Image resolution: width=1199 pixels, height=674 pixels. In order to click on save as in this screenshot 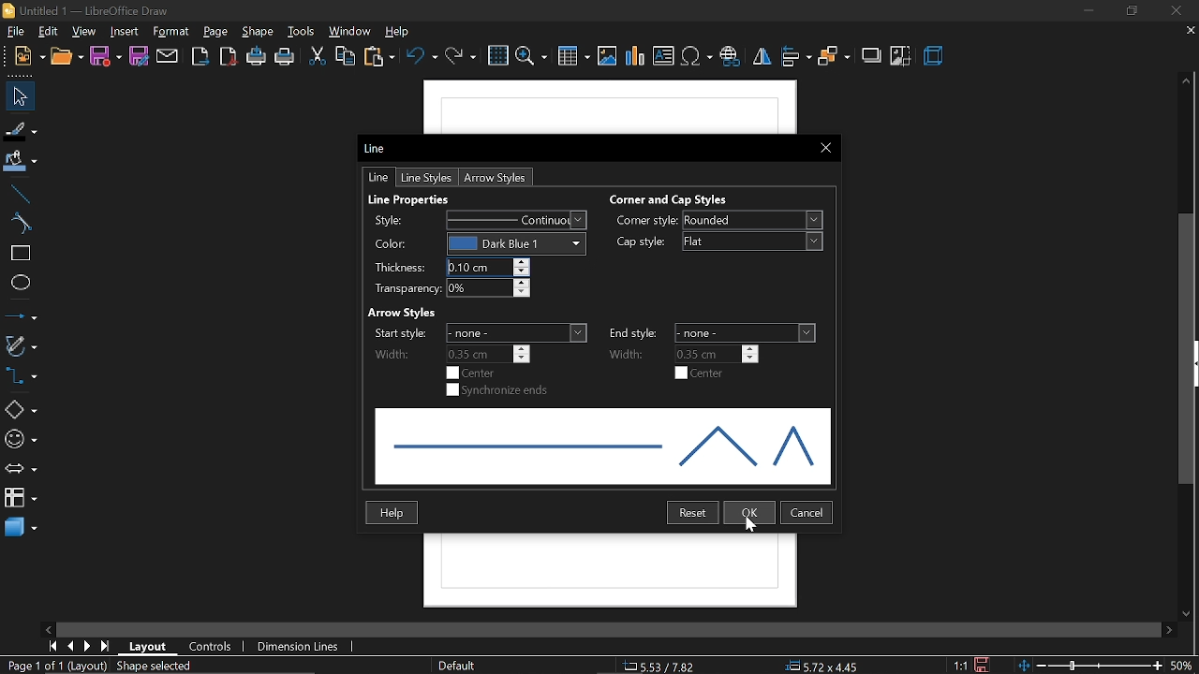, I will do `click(138, 57)`.